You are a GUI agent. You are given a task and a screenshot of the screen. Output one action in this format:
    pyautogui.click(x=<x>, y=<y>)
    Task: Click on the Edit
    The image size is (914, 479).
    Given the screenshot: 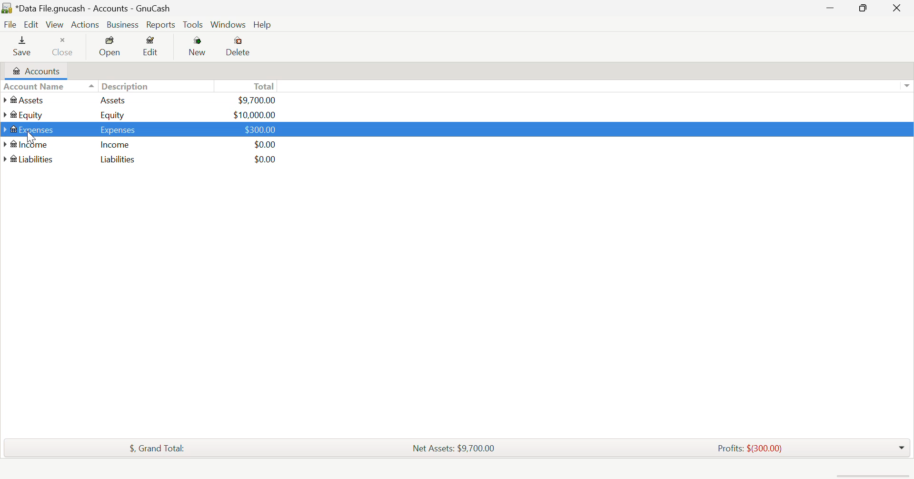 What is the action you would take?
    pyautogui.click(x=31, y=25)
    